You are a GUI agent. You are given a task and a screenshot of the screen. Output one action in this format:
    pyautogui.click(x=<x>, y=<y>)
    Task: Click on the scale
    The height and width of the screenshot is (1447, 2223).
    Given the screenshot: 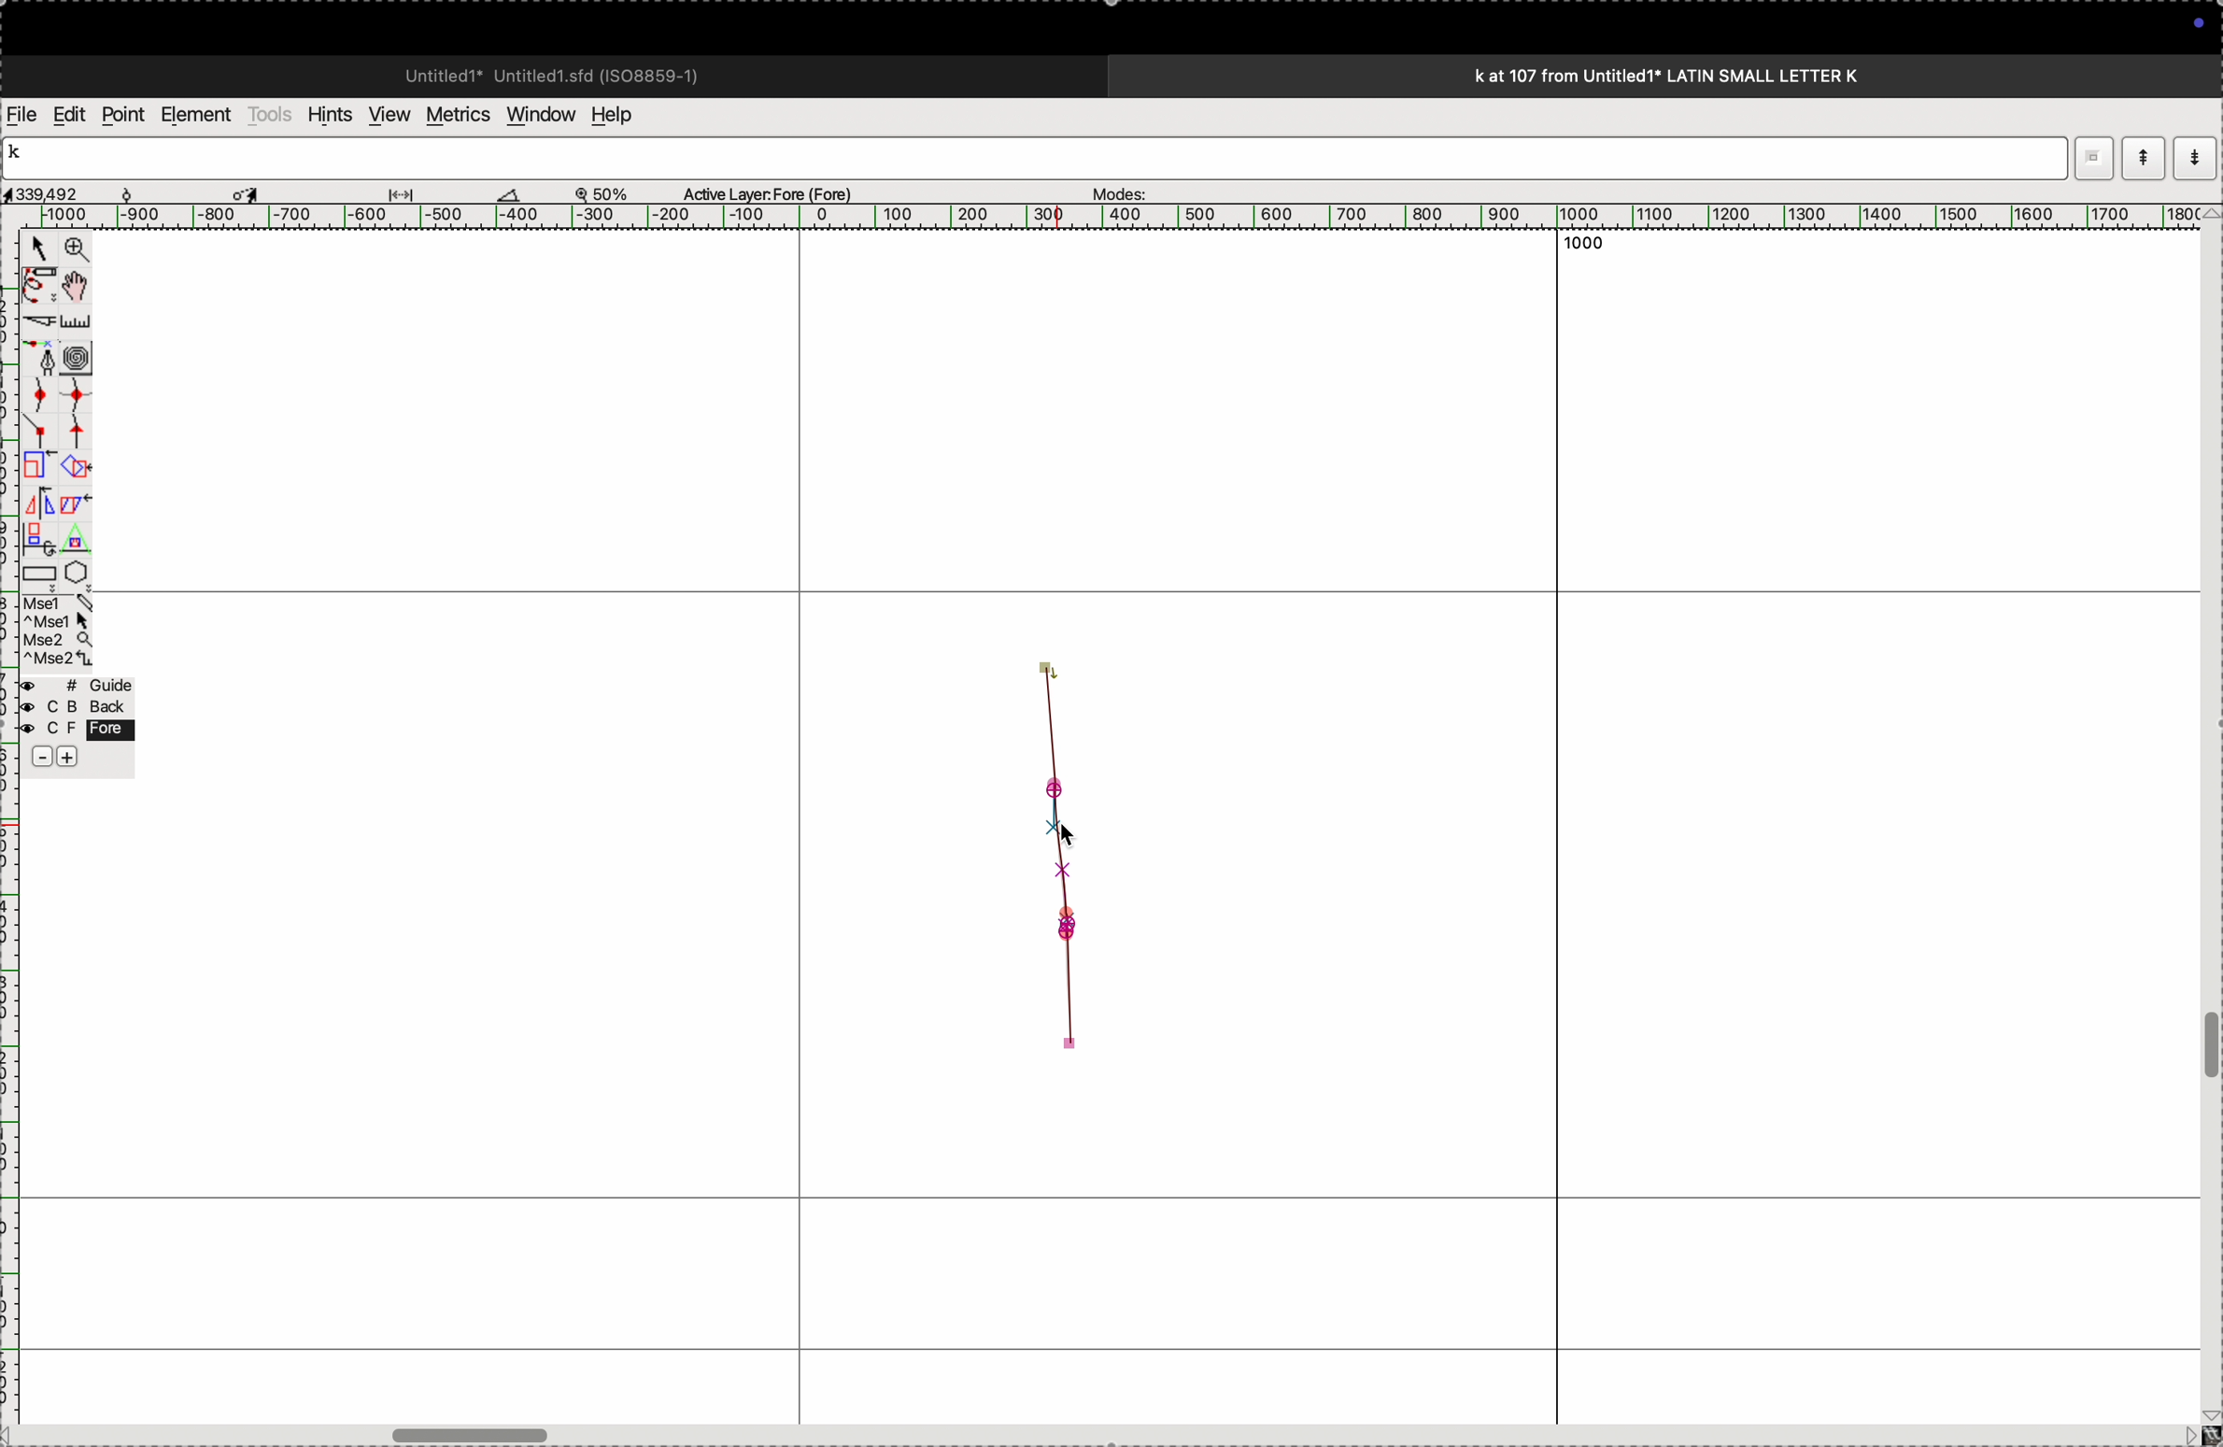 What is the action you would take?
    pyautogui.click(x=79, y=321)
    